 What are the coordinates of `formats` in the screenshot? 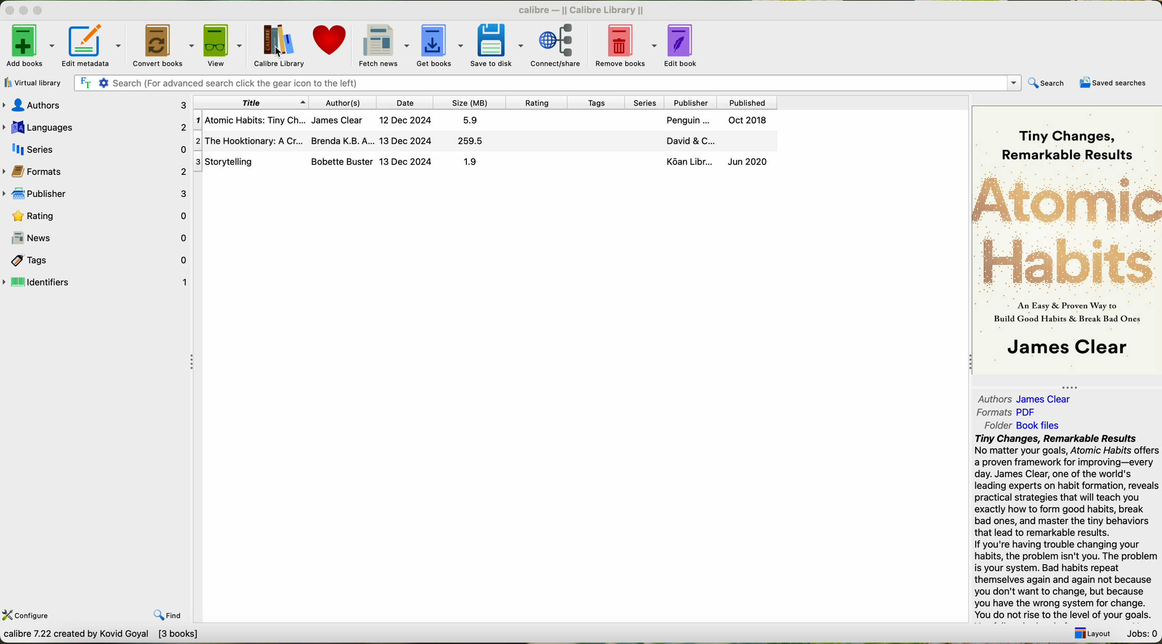 It's located at (97, 171).